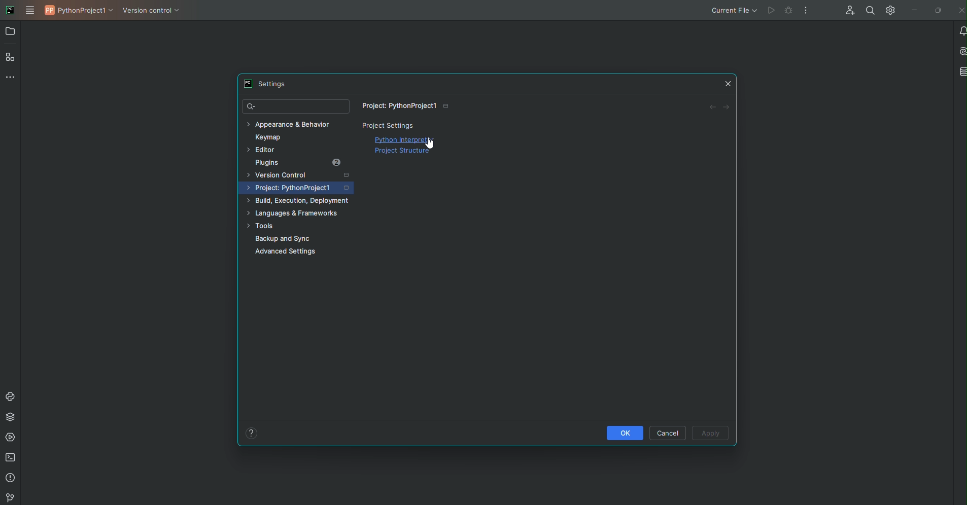 This screenshot has width=967, height=505. What do you see at coordinates (430, 143) in the screenshot?
I see `Cursor on Python Interpreter` at bounding box center [430, 143].